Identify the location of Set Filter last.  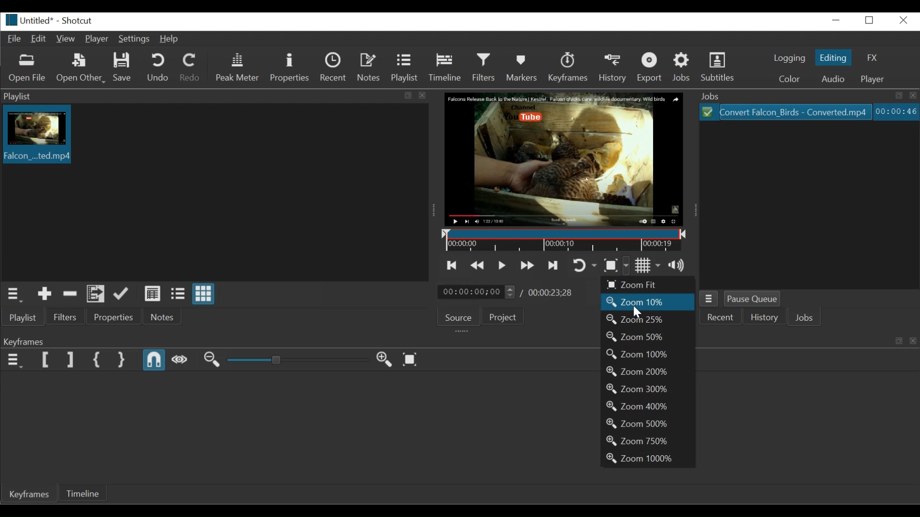
(69, 360).